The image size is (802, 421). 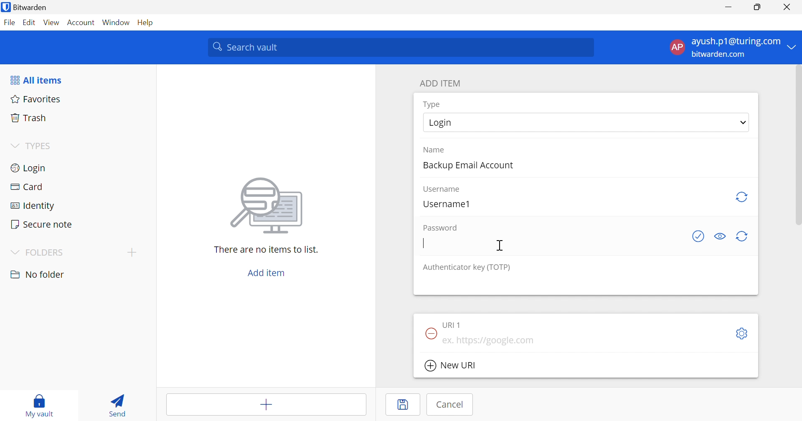 I want to click on Drop down, so click(x=743, y=122).